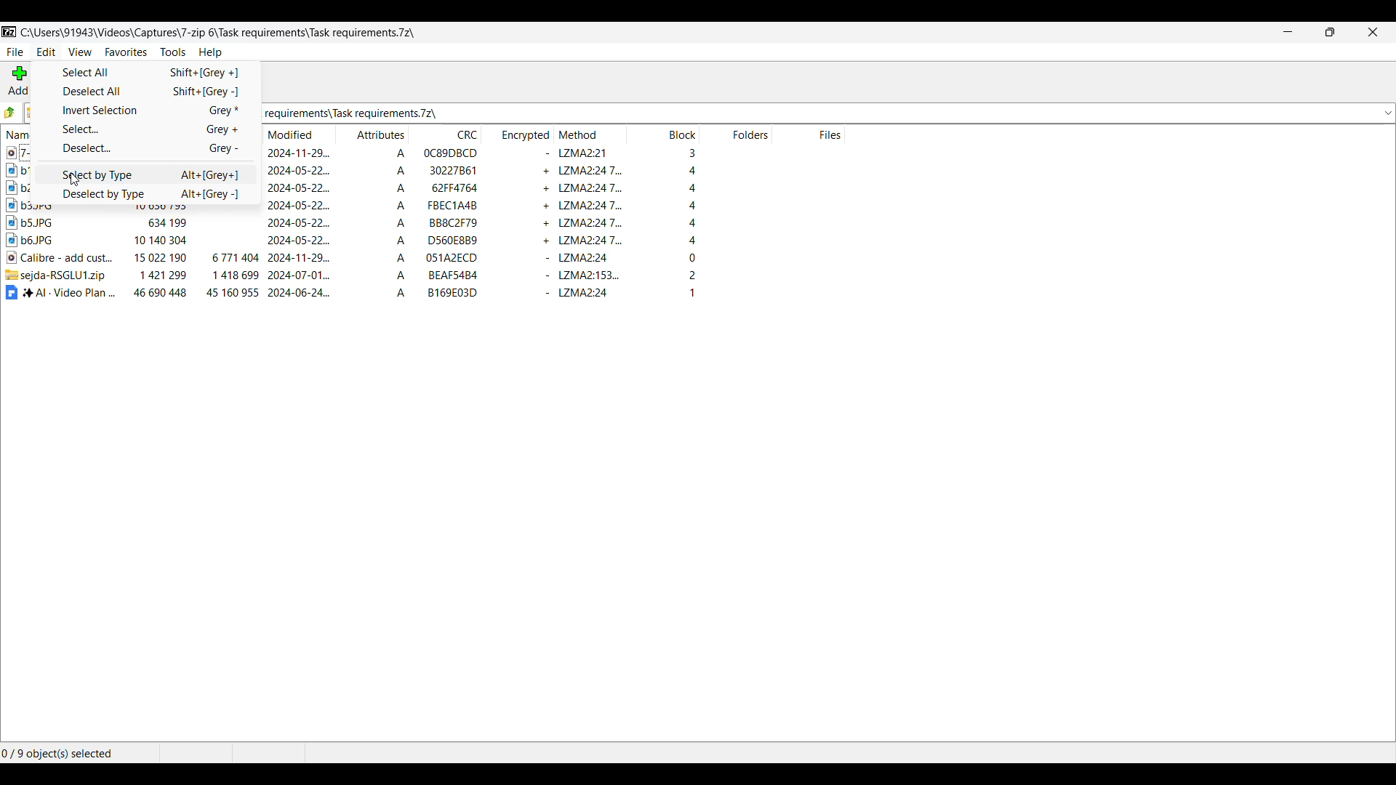  I want to click on Select all, so click(145, 72).